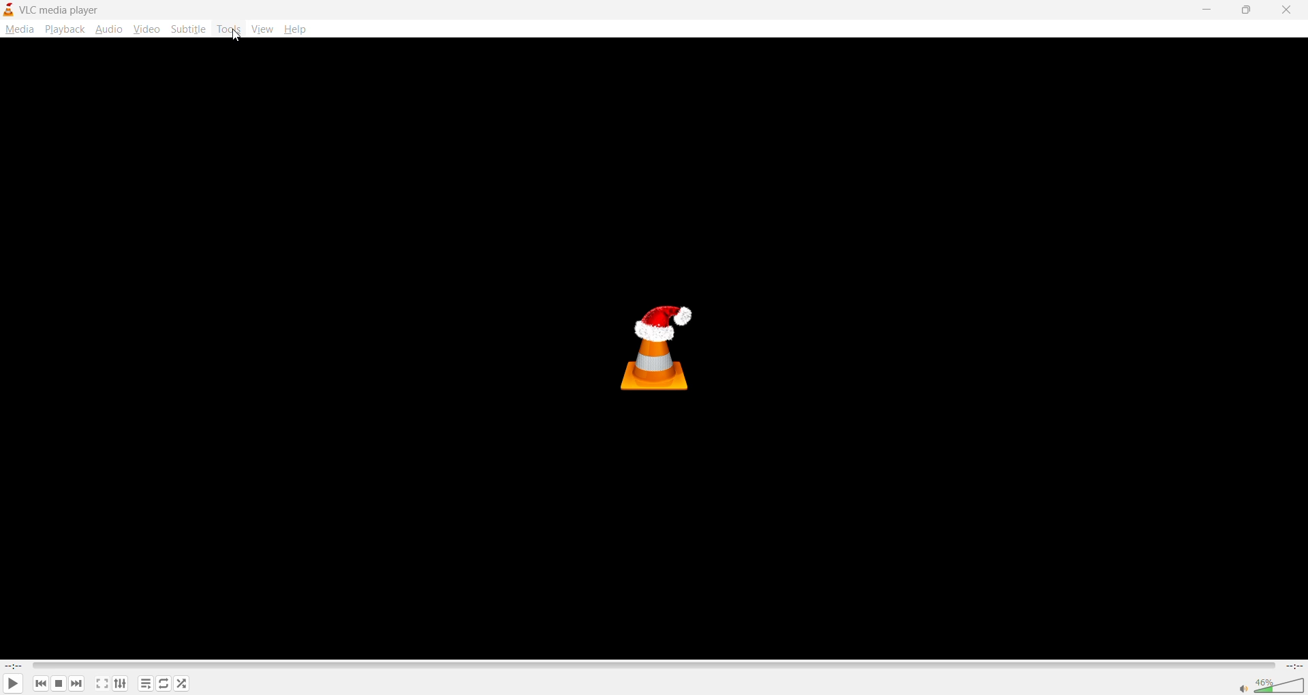  What do you see at coordinates (74, 684) in the screenshot?
I see `next` at bounding box center [74, 684].